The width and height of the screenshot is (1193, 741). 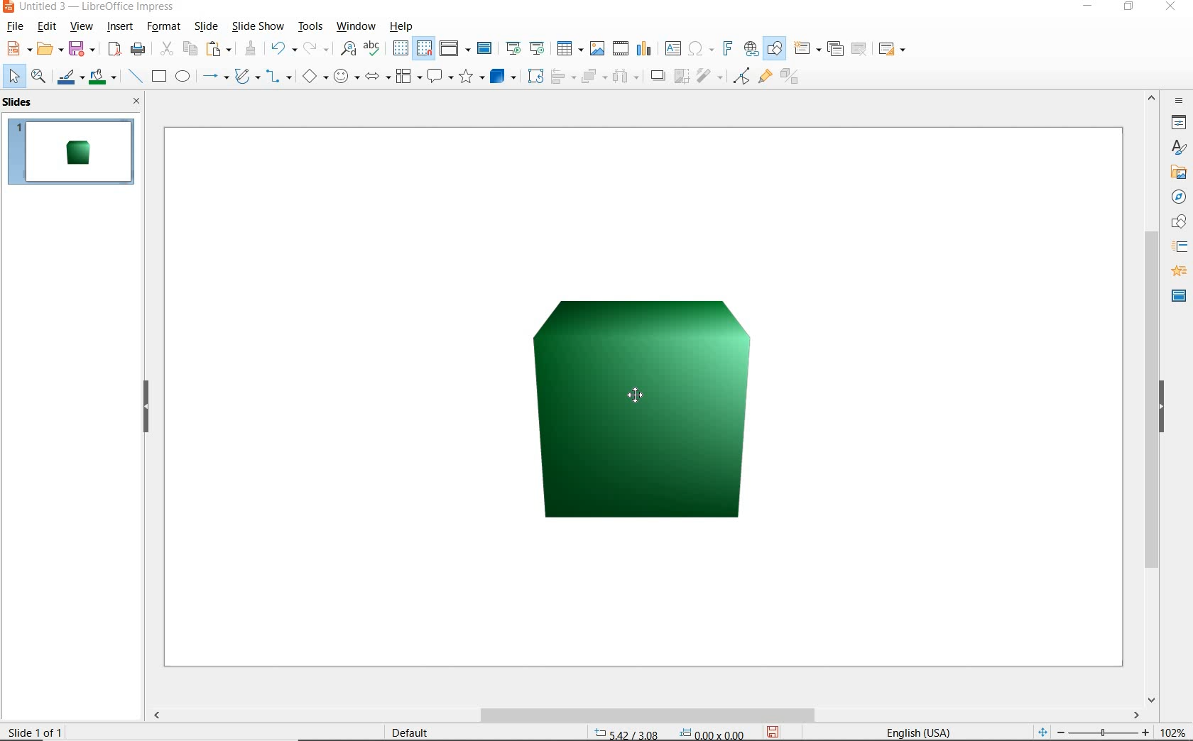 What do you see at coordinates (1128, 8) in the screenshot?
I see `RESTORE DOWN` at bounding box center [1128, 8].